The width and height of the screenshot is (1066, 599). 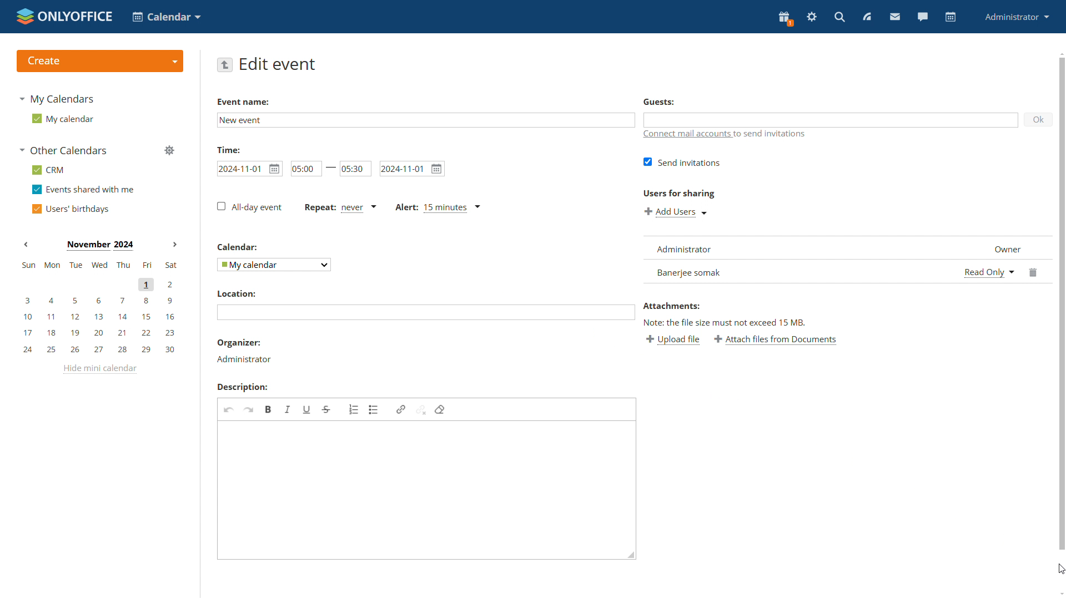 I want to click on go back, so click(x=224, y=64).